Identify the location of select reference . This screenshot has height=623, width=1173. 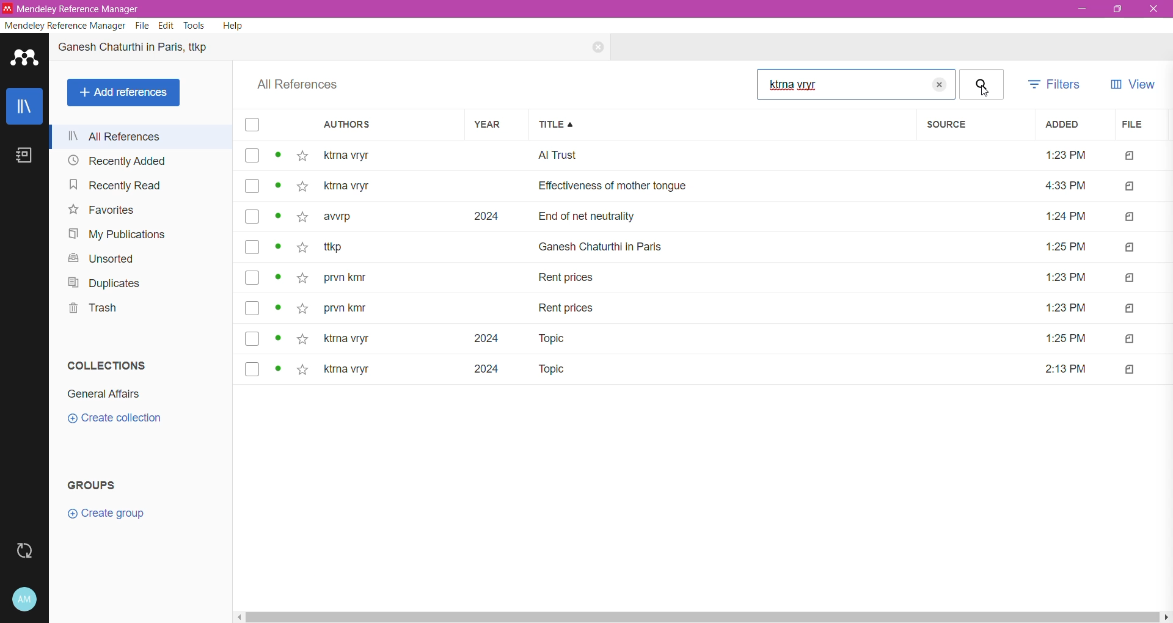
(252, 186).